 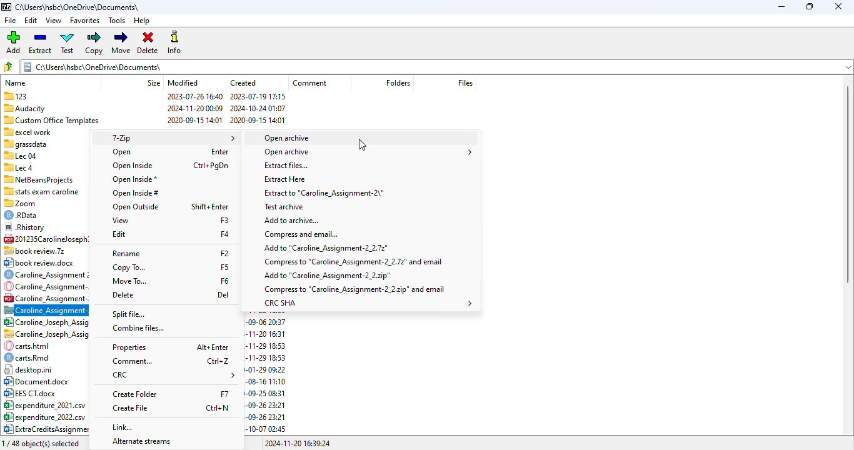 What do you see at coordinates (367, 152) in the screenshot?
I see `open archive` at bounding box center [367, 152].